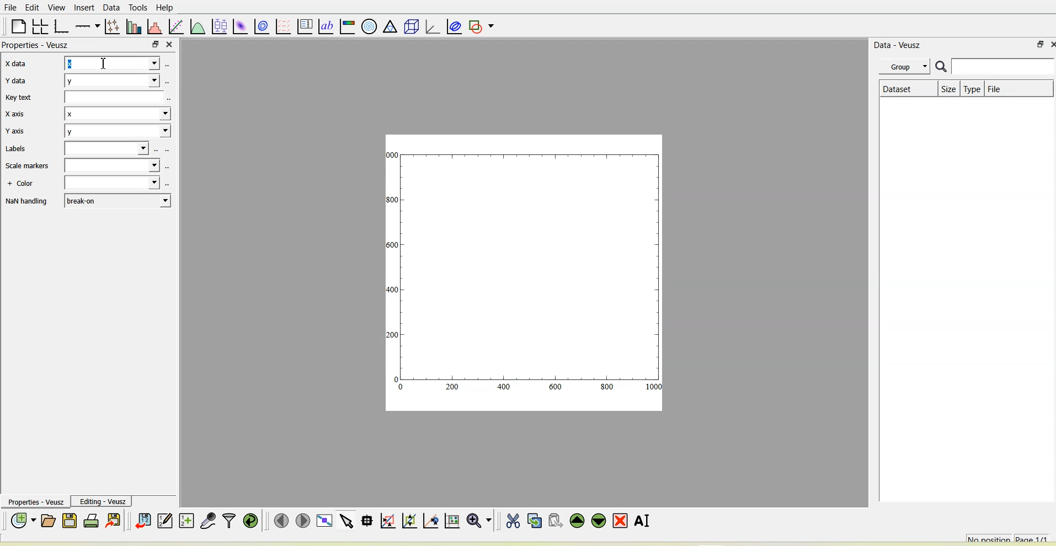 The height and width of the screenshot is (546, 1056). What do you see at coordinates (557, 387) in the screenshot?
I see `600` at bounding box center [557, 387].